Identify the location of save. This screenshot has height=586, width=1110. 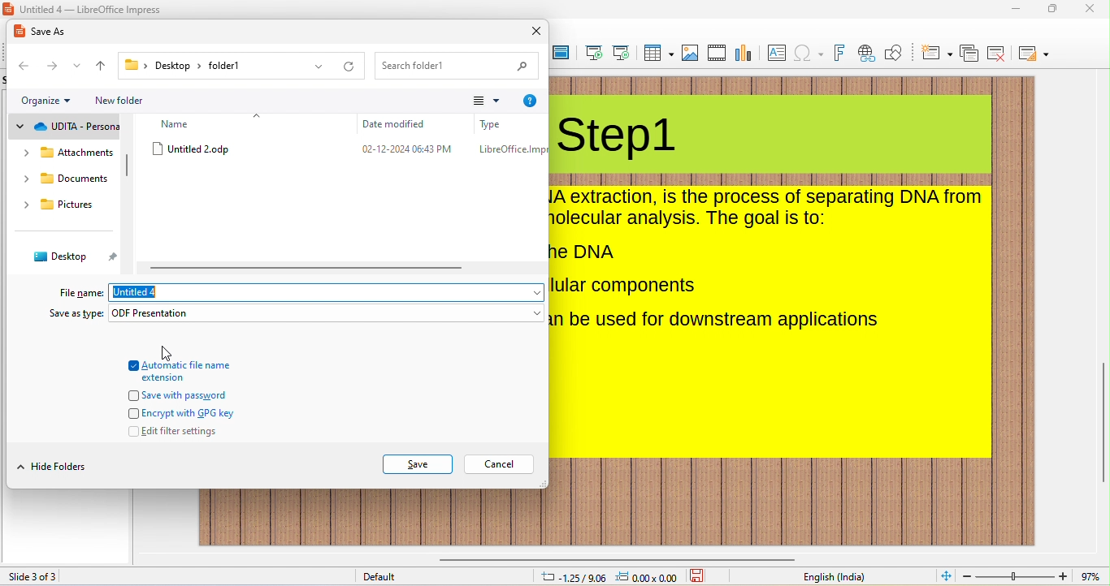
(700, 576).